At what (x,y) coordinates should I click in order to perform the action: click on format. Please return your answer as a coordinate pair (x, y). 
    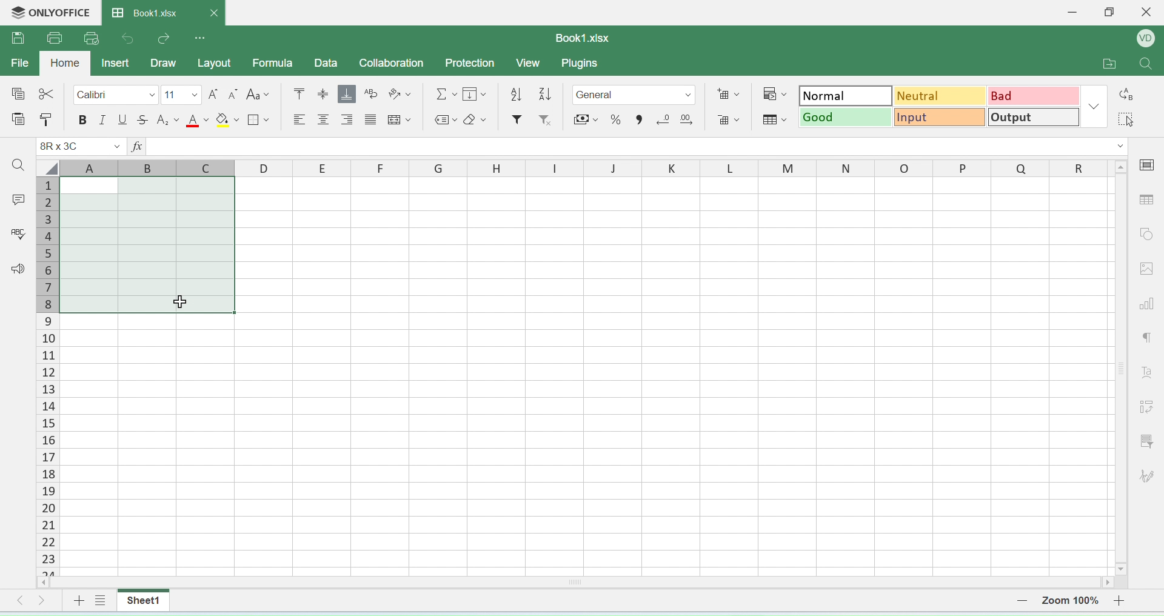
    Looking at the image, I should click on (634, 95).